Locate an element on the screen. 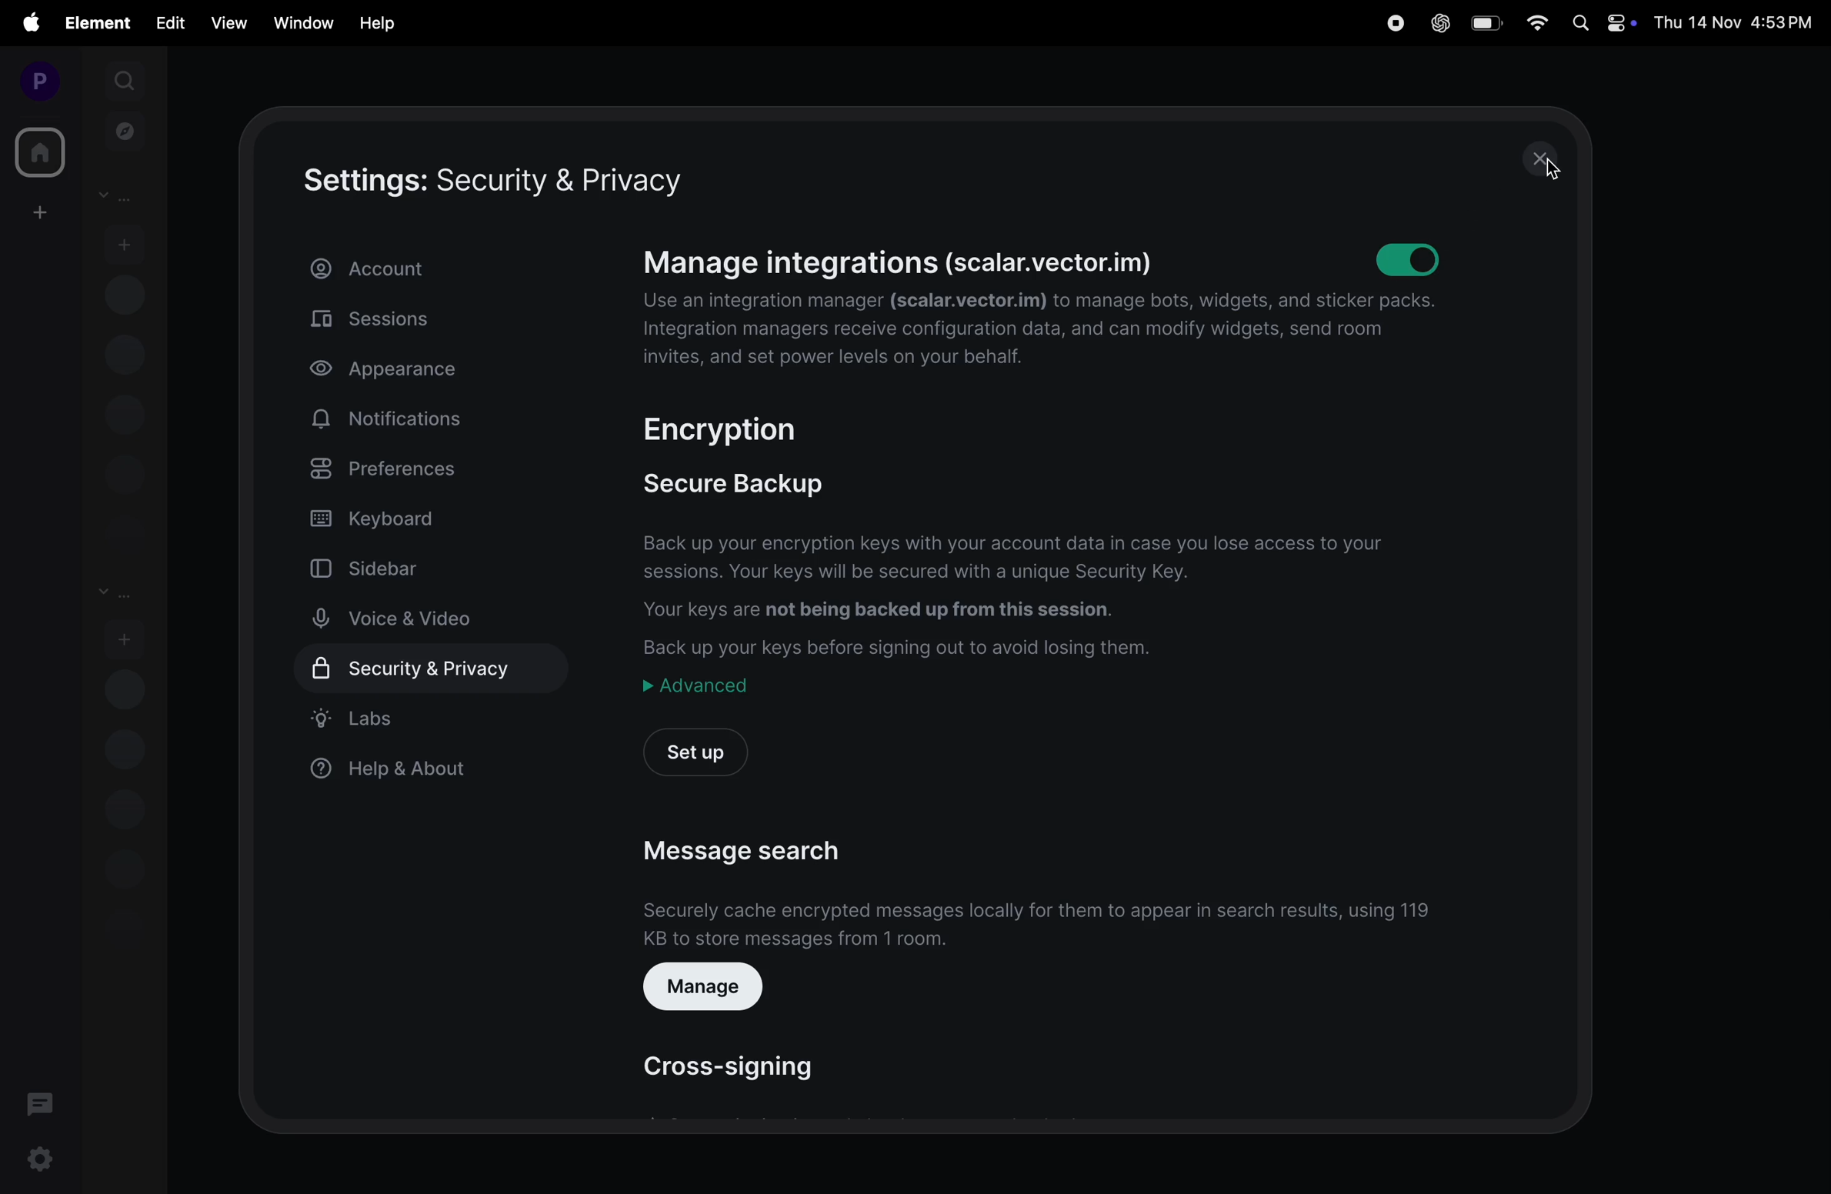  Back up your encryption keys with your account data in case you lose access to your
sessions. Your keys will be secured with a unique Security Key.

Your keys are not being backed up from this session.

Back up your keys before signing out to avoid losing them. is located at coordinates (1009, 599).